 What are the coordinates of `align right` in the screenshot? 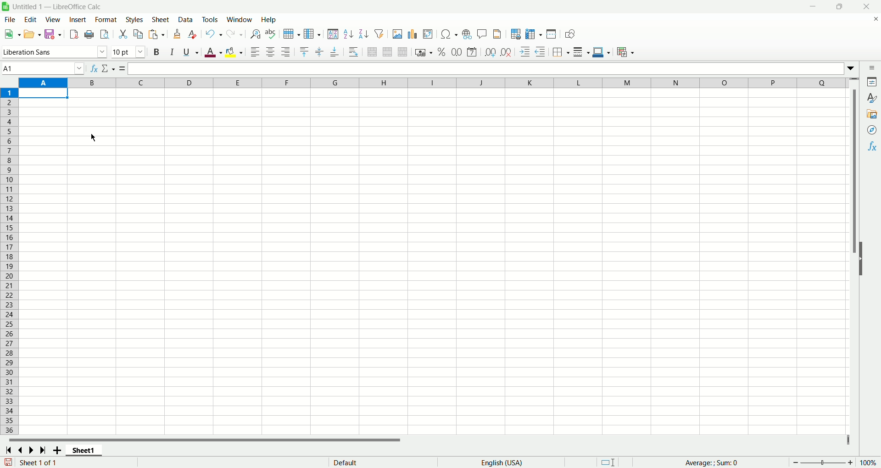 It's located at (286, 53).